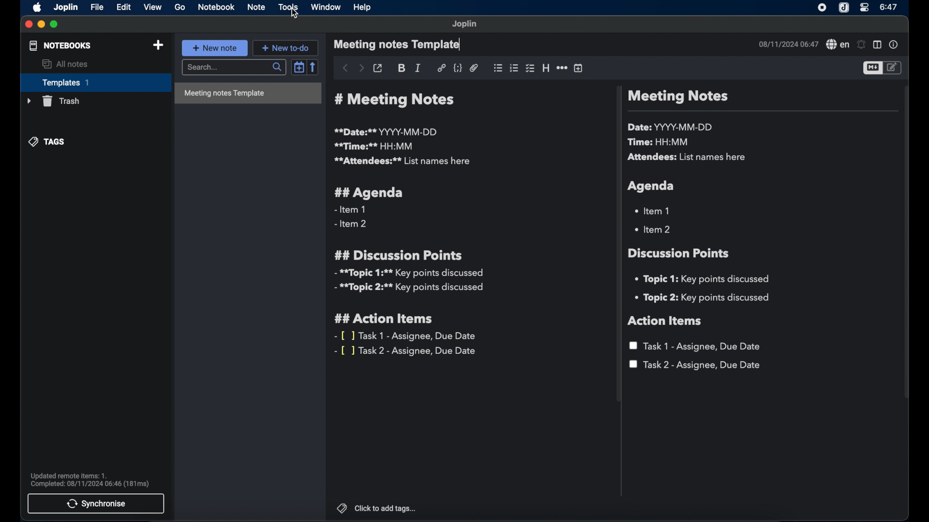 The width and height of the screenshot is (929, 522). Describe the element at coordinates (288, 7) in the screenshot. I see `tools` at that location.